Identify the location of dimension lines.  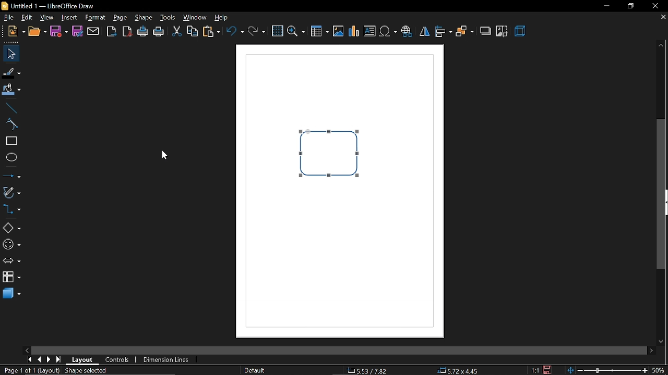
(166, 360).